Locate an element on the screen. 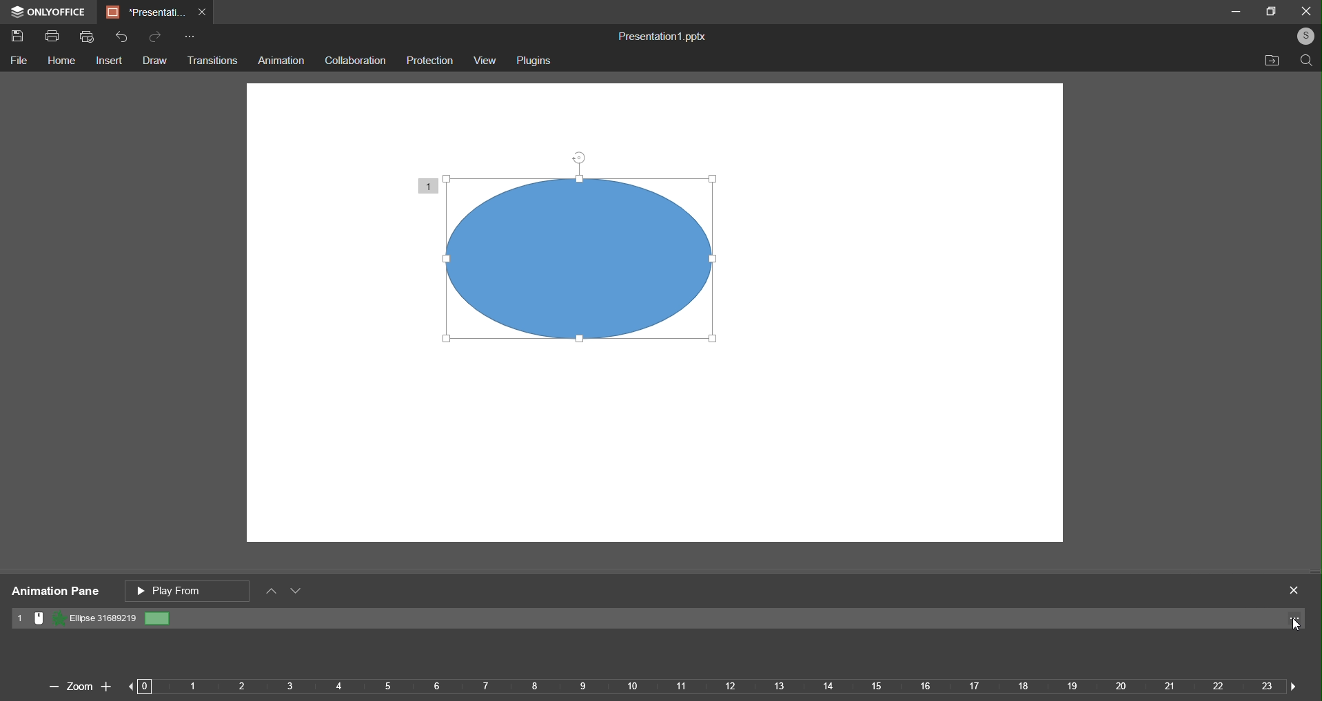 This screenshot has height=701, width=1322. Quick Print is located at coordinates (90, 37).